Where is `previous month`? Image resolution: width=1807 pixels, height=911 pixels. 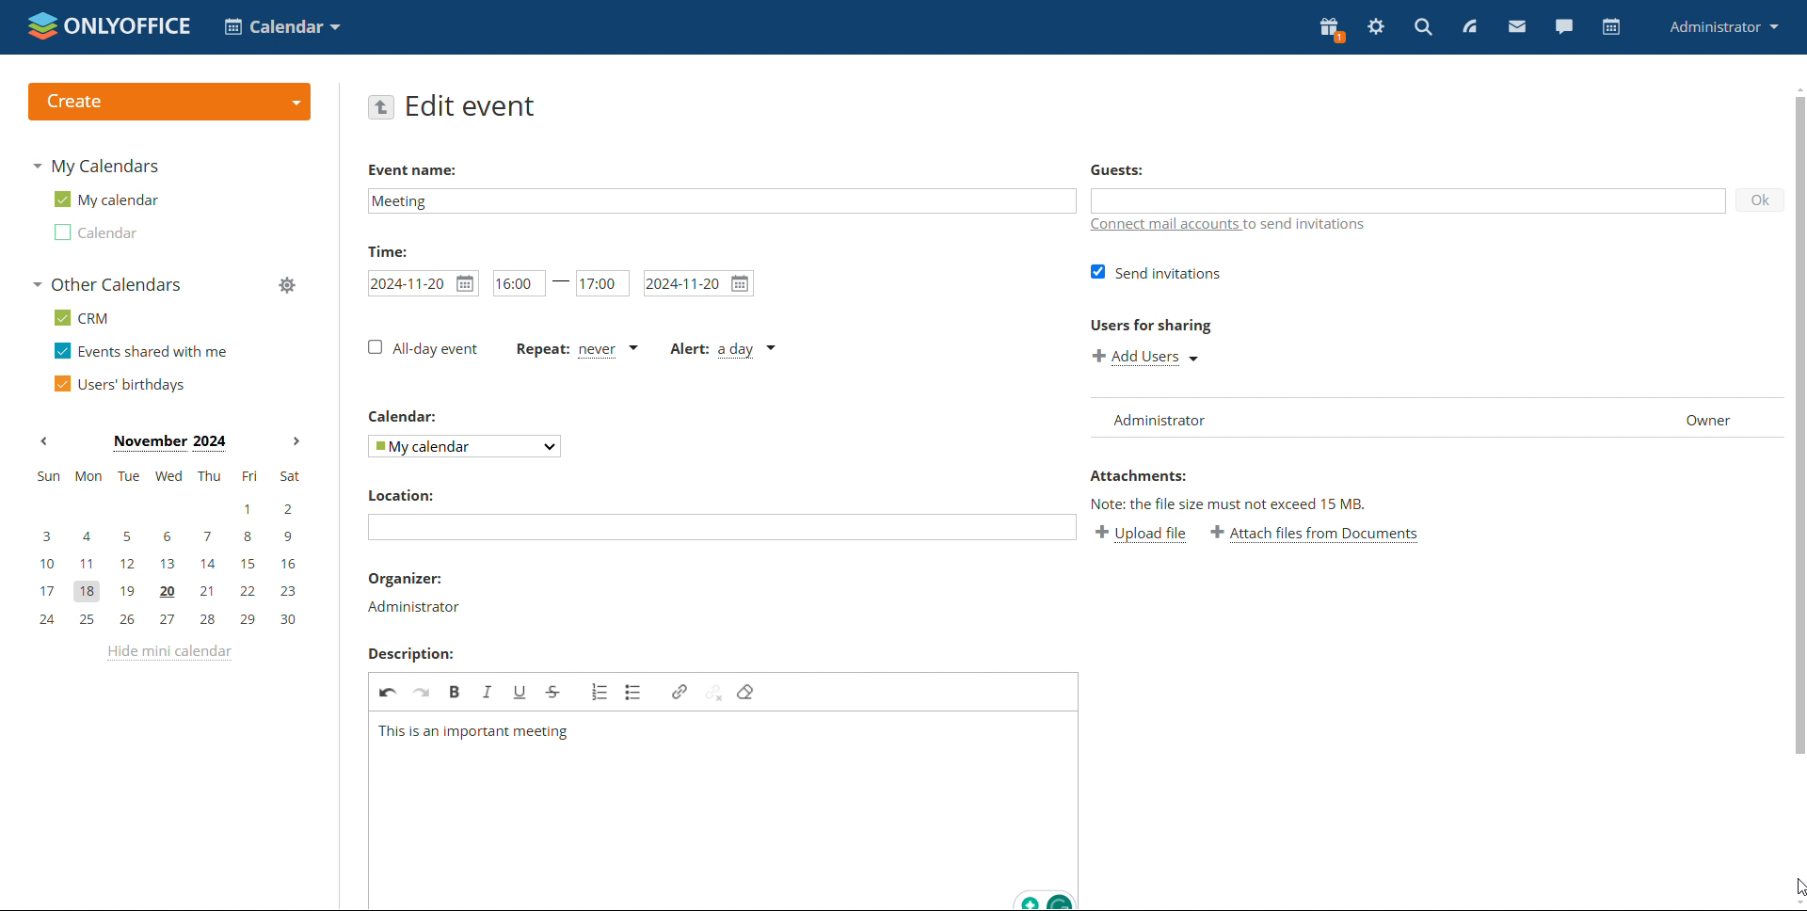
previous month is located at coordinates (43, 441).